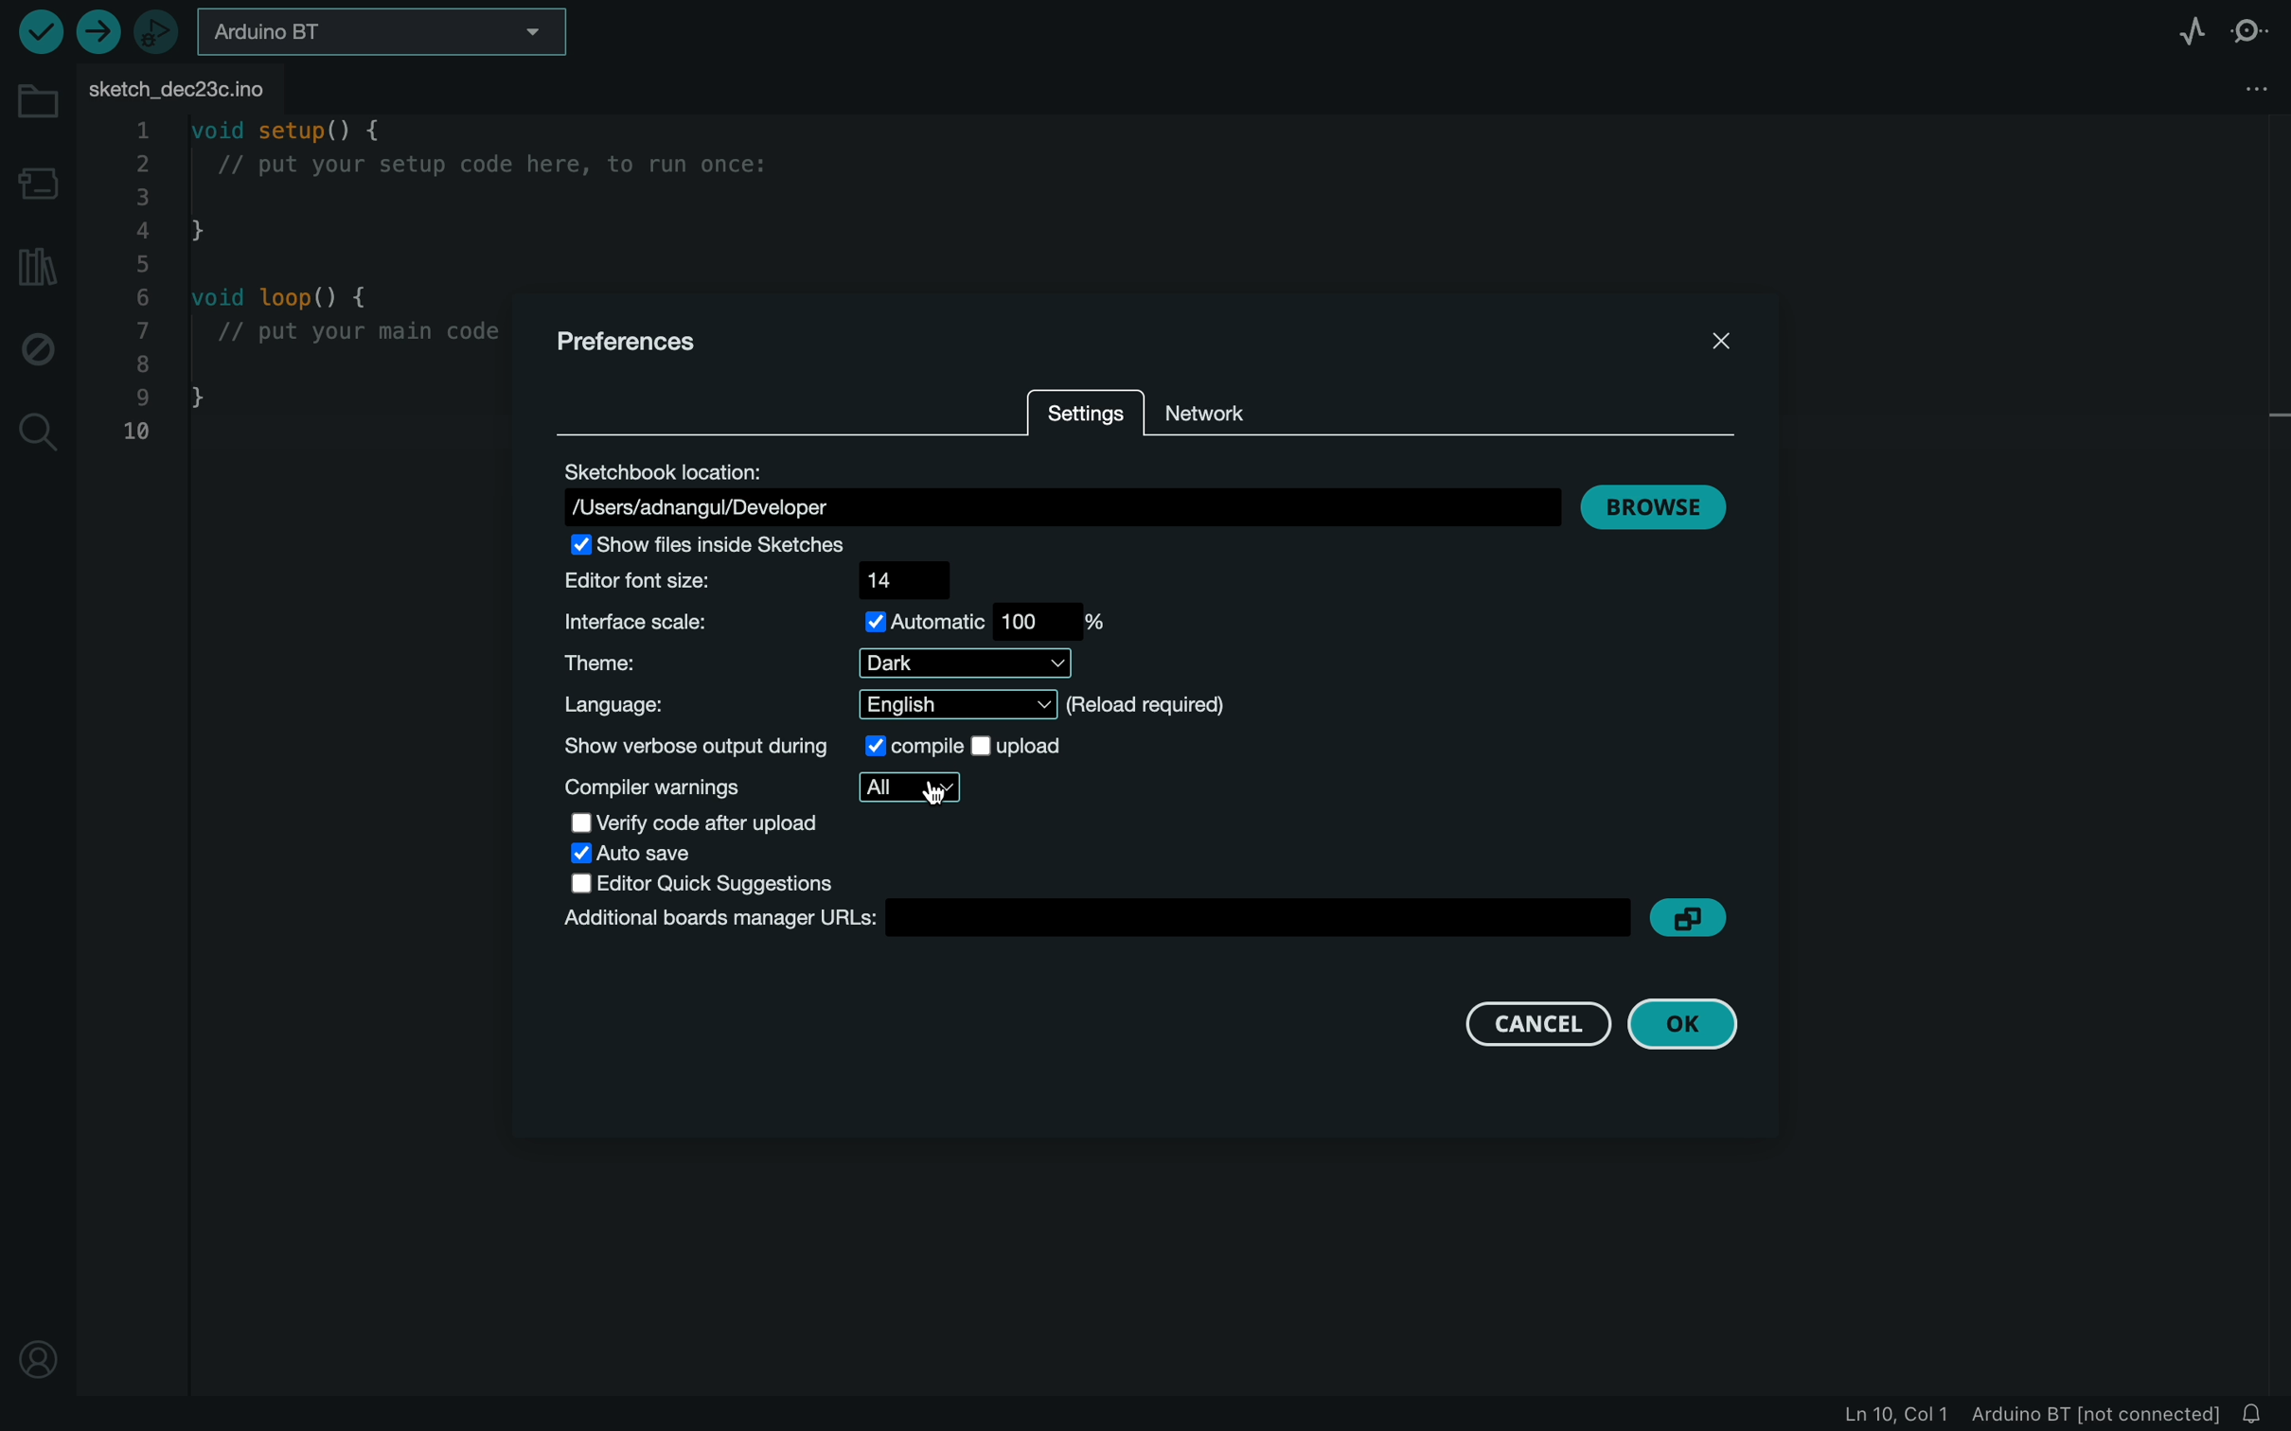 Image resolution: width=2291 pixels, height=1431 pixels. Describe the element at coordinates (39, 348) in the screenshot. I see `debug` at that location.